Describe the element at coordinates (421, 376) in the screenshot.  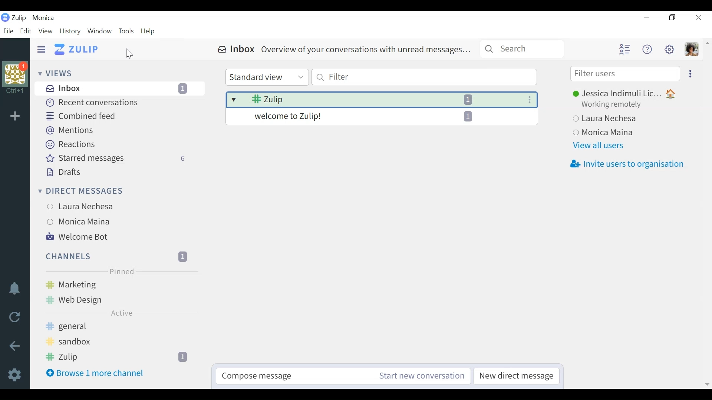
I see `Start new conversation` at that location.